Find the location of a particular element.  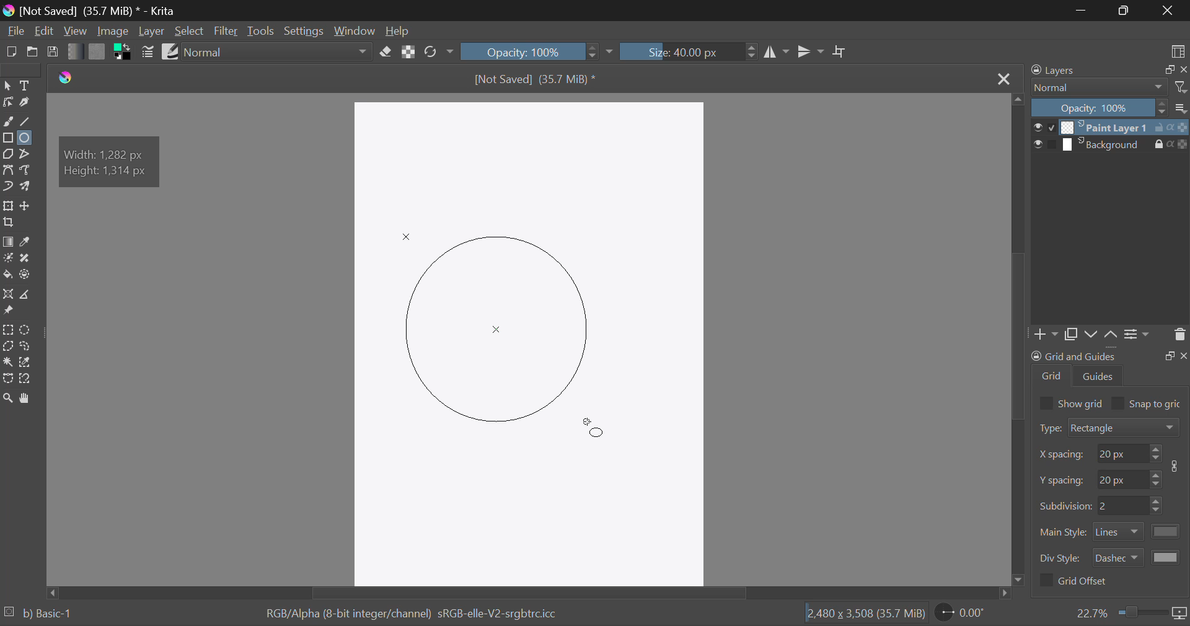

Rotate is located at coordinates (439, 52).